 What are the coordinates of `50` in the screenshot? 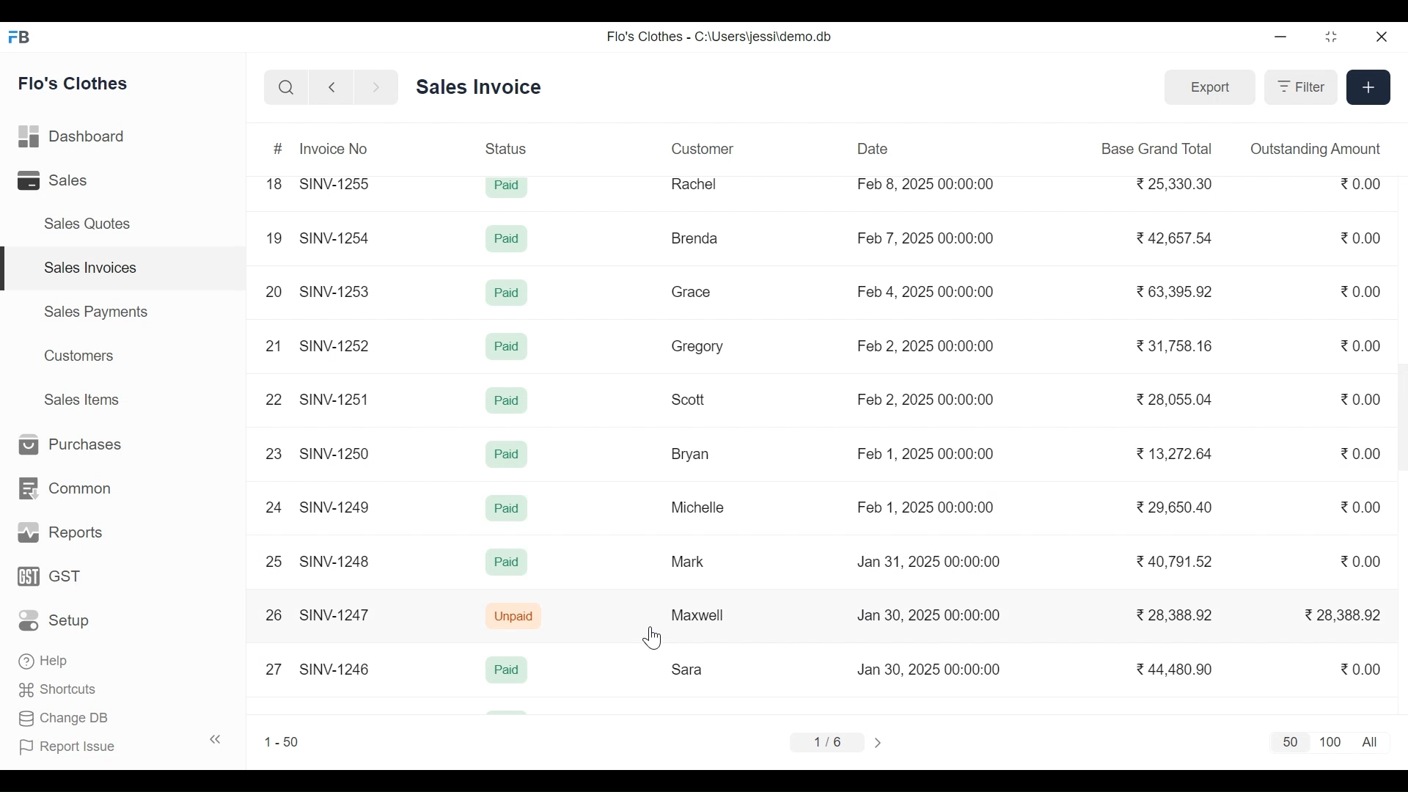 It's located at (1287, 743).